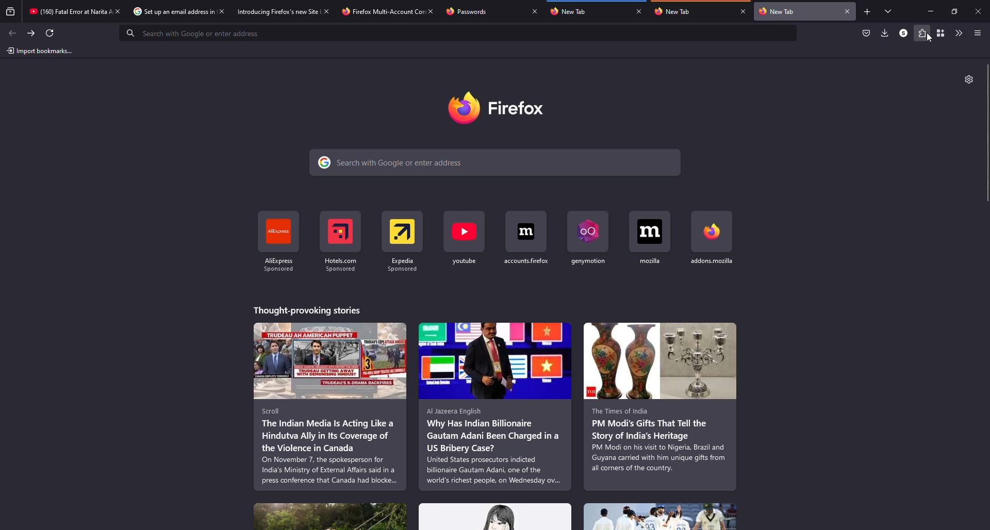 This screenshot has height=530, width=990. Describe the element at coordinates (11, 11) in the screenshot. I see `view recent` at that location.